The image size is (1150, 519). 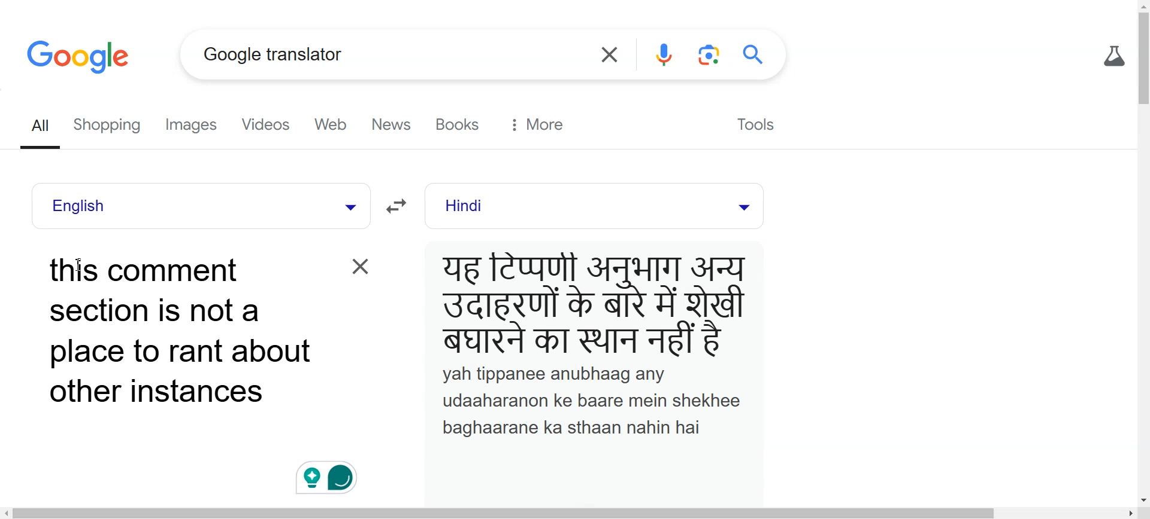 What do you see at coordinates (537, 124) in the screenshot?
I see `More` at bounding box center [537, 124].